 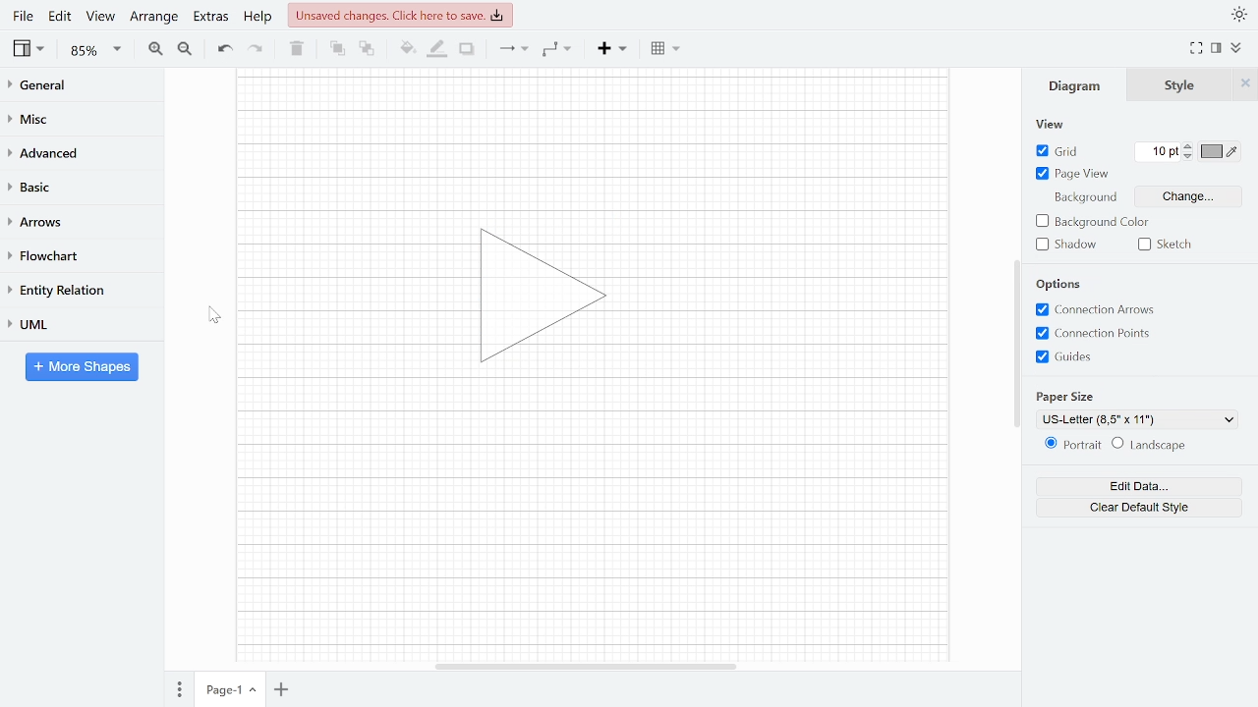 I want to click on color, so click(x=1221, y=150).